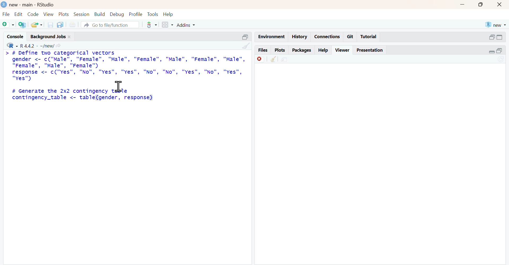 The image size is (509, 265). Describe the element at coordinates (186, 25) in the screenshot. I see `addins` at that location.